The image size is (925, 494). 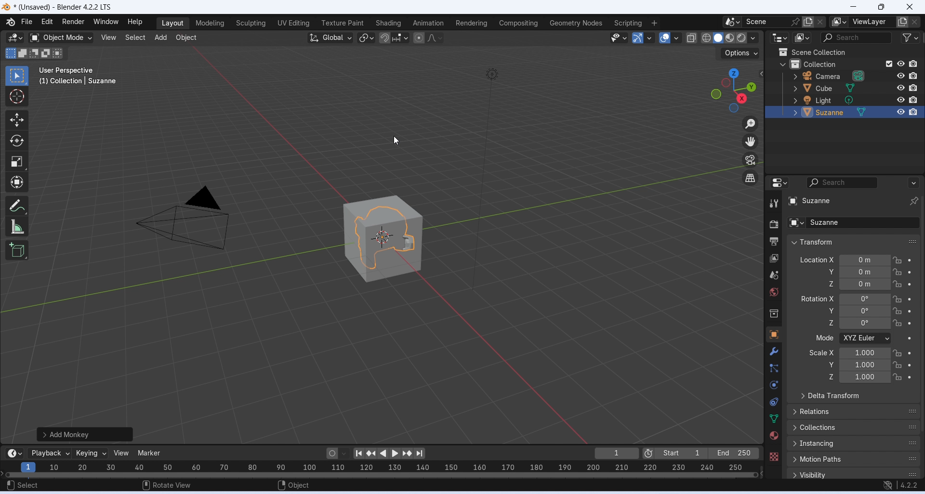 I want to click on scale, so click(x=865, y=365).